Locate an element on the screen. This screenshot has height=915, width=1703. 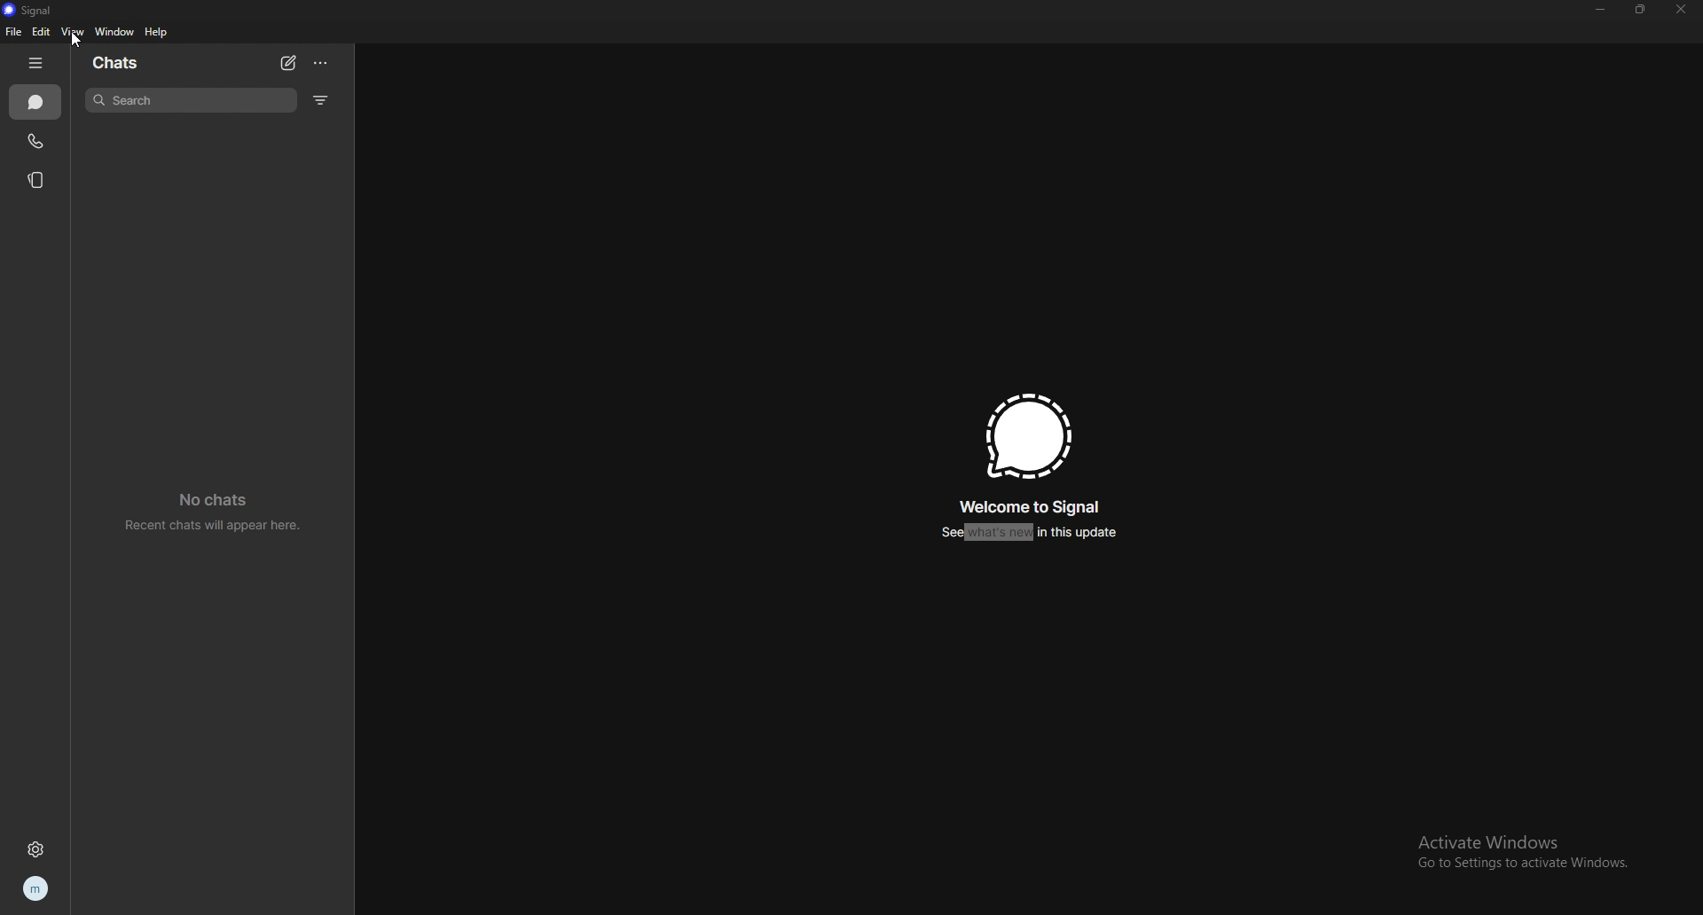
cursor is located at coordinates (78, 41).